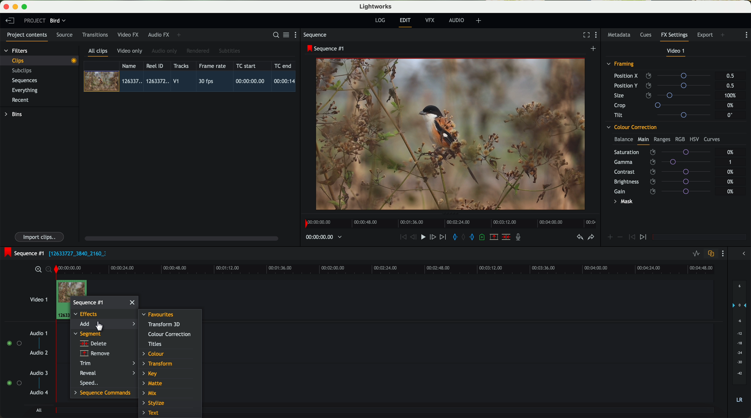 Image resolution: width=751 pixels, height=418 pixels. I want to click on play, so click(423, 237).